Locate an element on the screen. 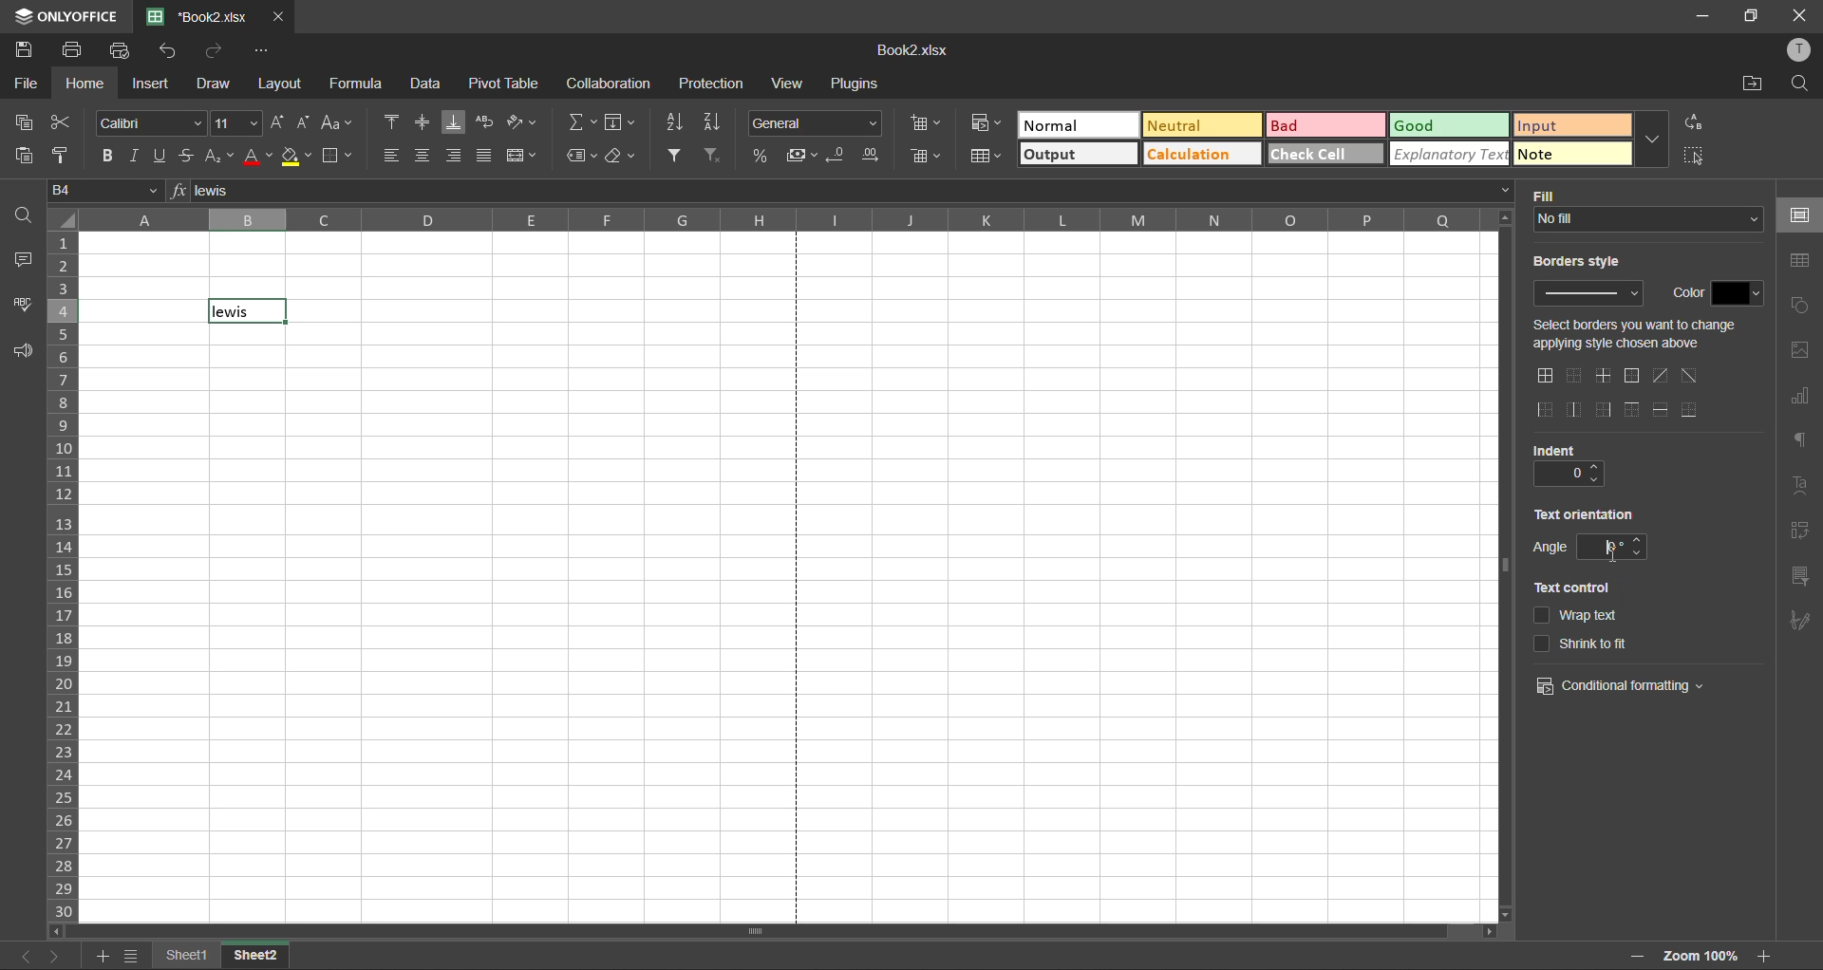 Image resolution: width=1823 pixels, height=970 pixels. percent is located at coordinates (763, 157).